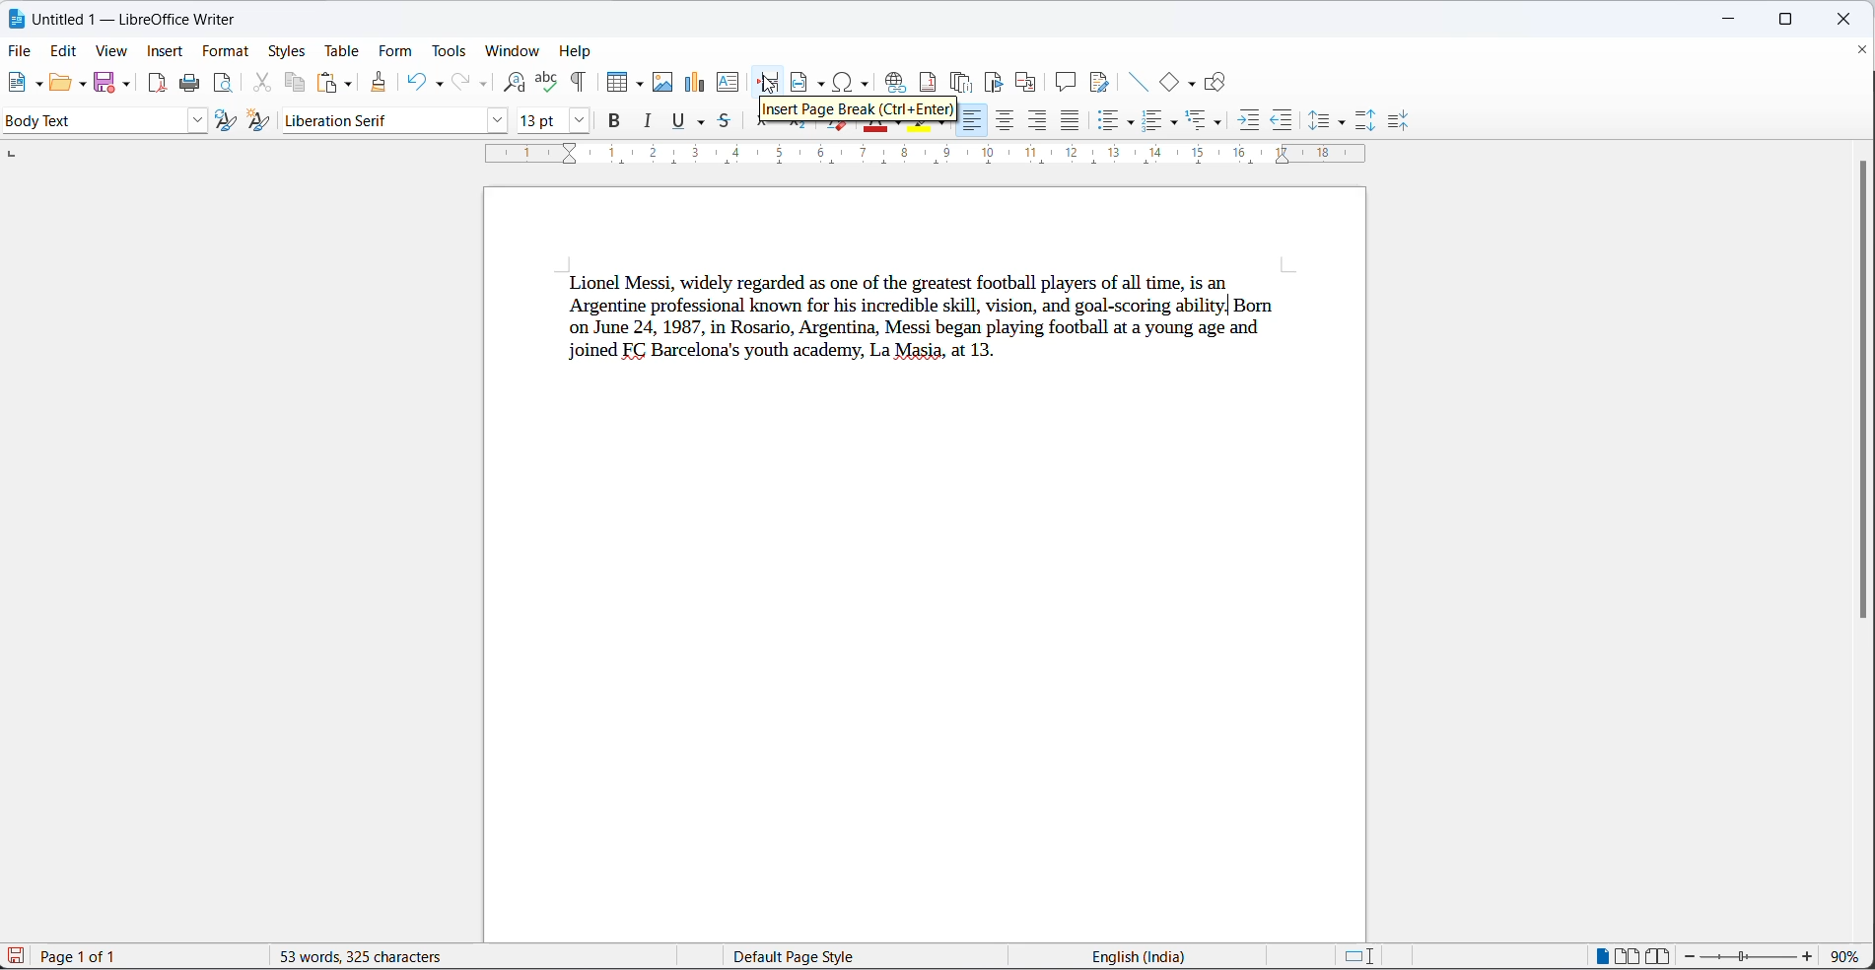 The image size is (1875, 970). I want to click on update selected style, so click(228, 121).